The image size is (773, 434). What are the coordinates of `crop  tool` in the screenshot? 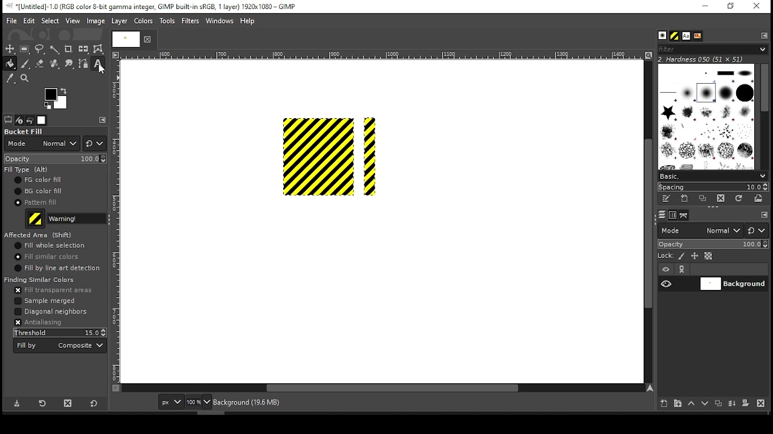 It's located at (68, 49).